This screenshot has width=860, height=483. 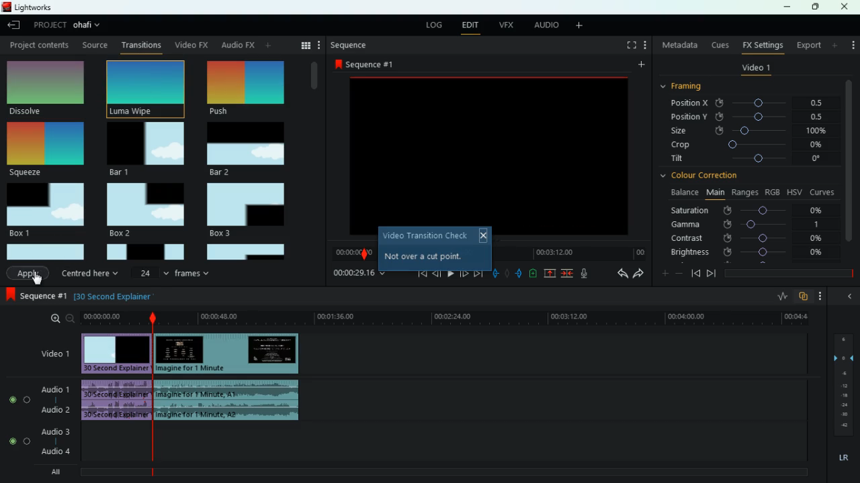 I want to click on log, so click(x=434, y=26).